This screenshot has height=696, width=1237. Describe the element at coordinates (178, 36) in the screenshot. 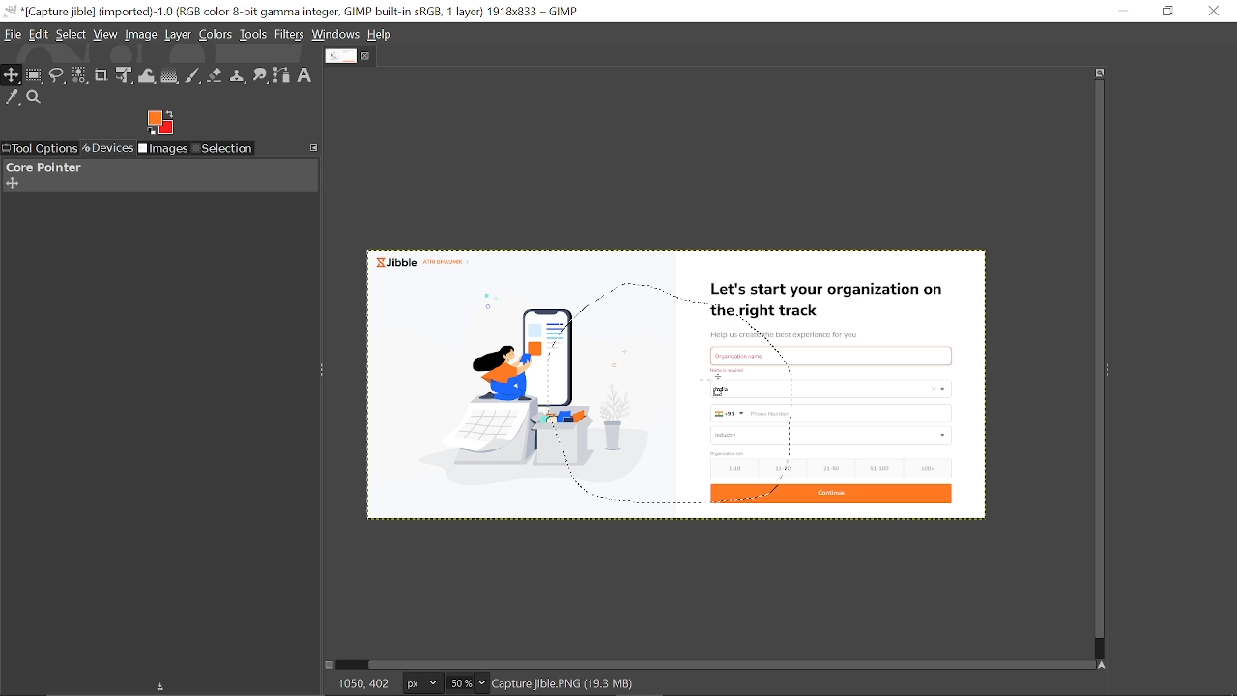

I see `Layer` at that location.